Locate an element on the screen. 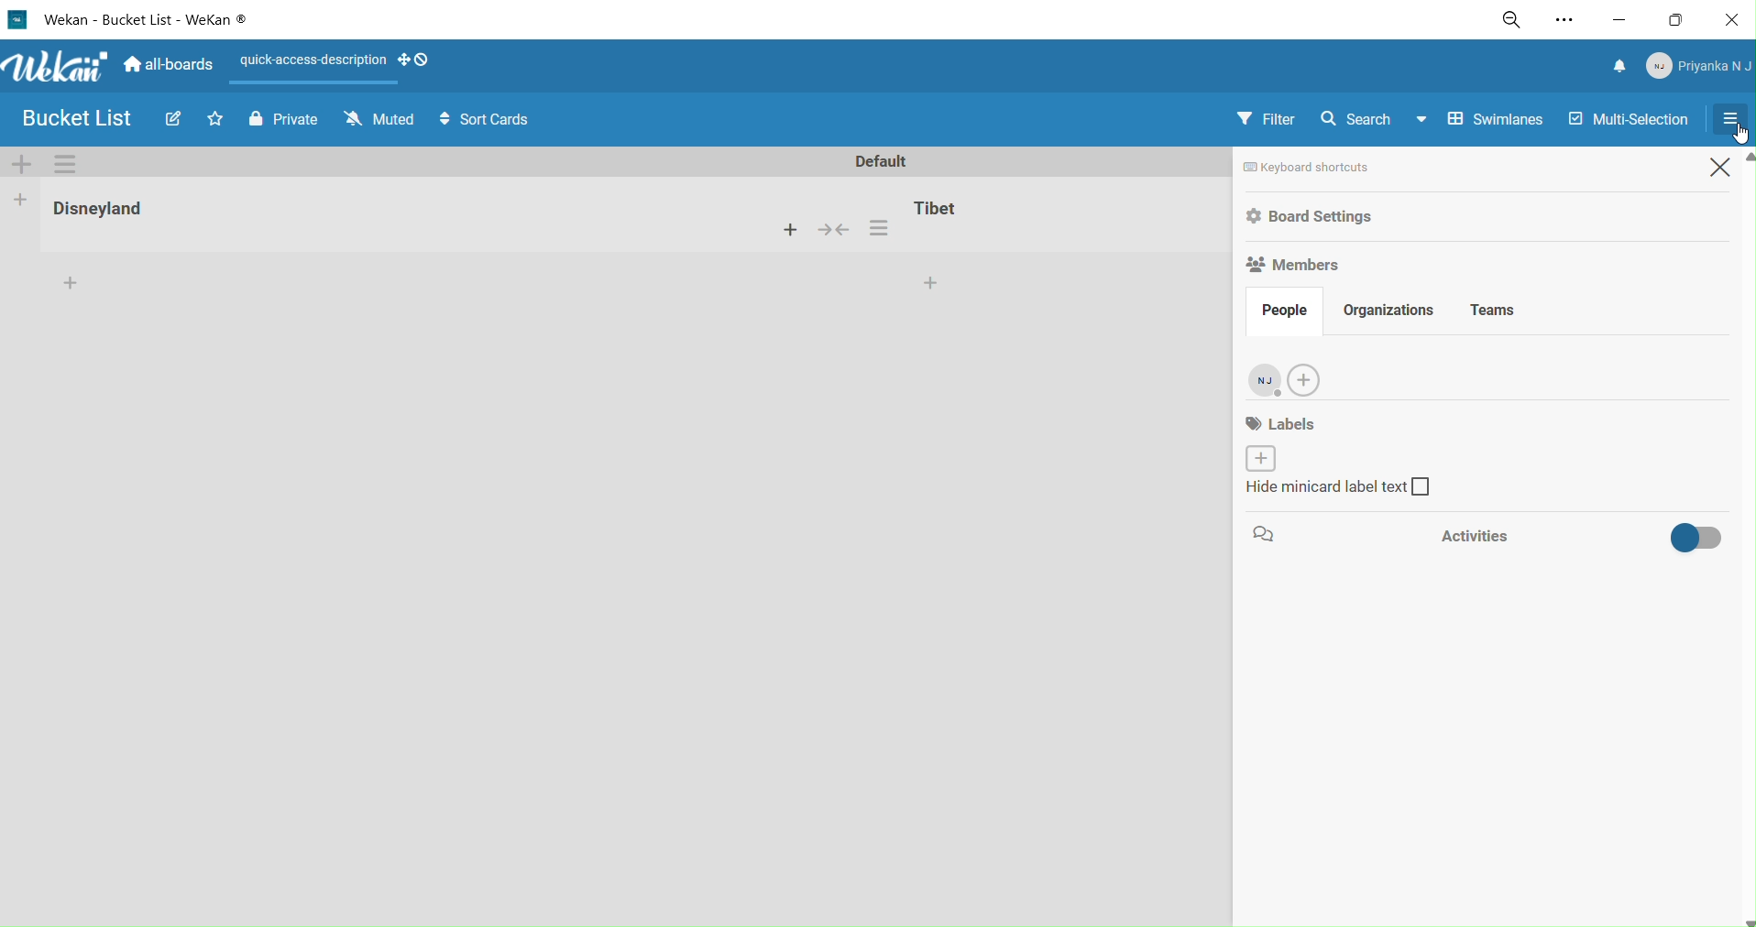  people is located at coordinates (1280, 311).